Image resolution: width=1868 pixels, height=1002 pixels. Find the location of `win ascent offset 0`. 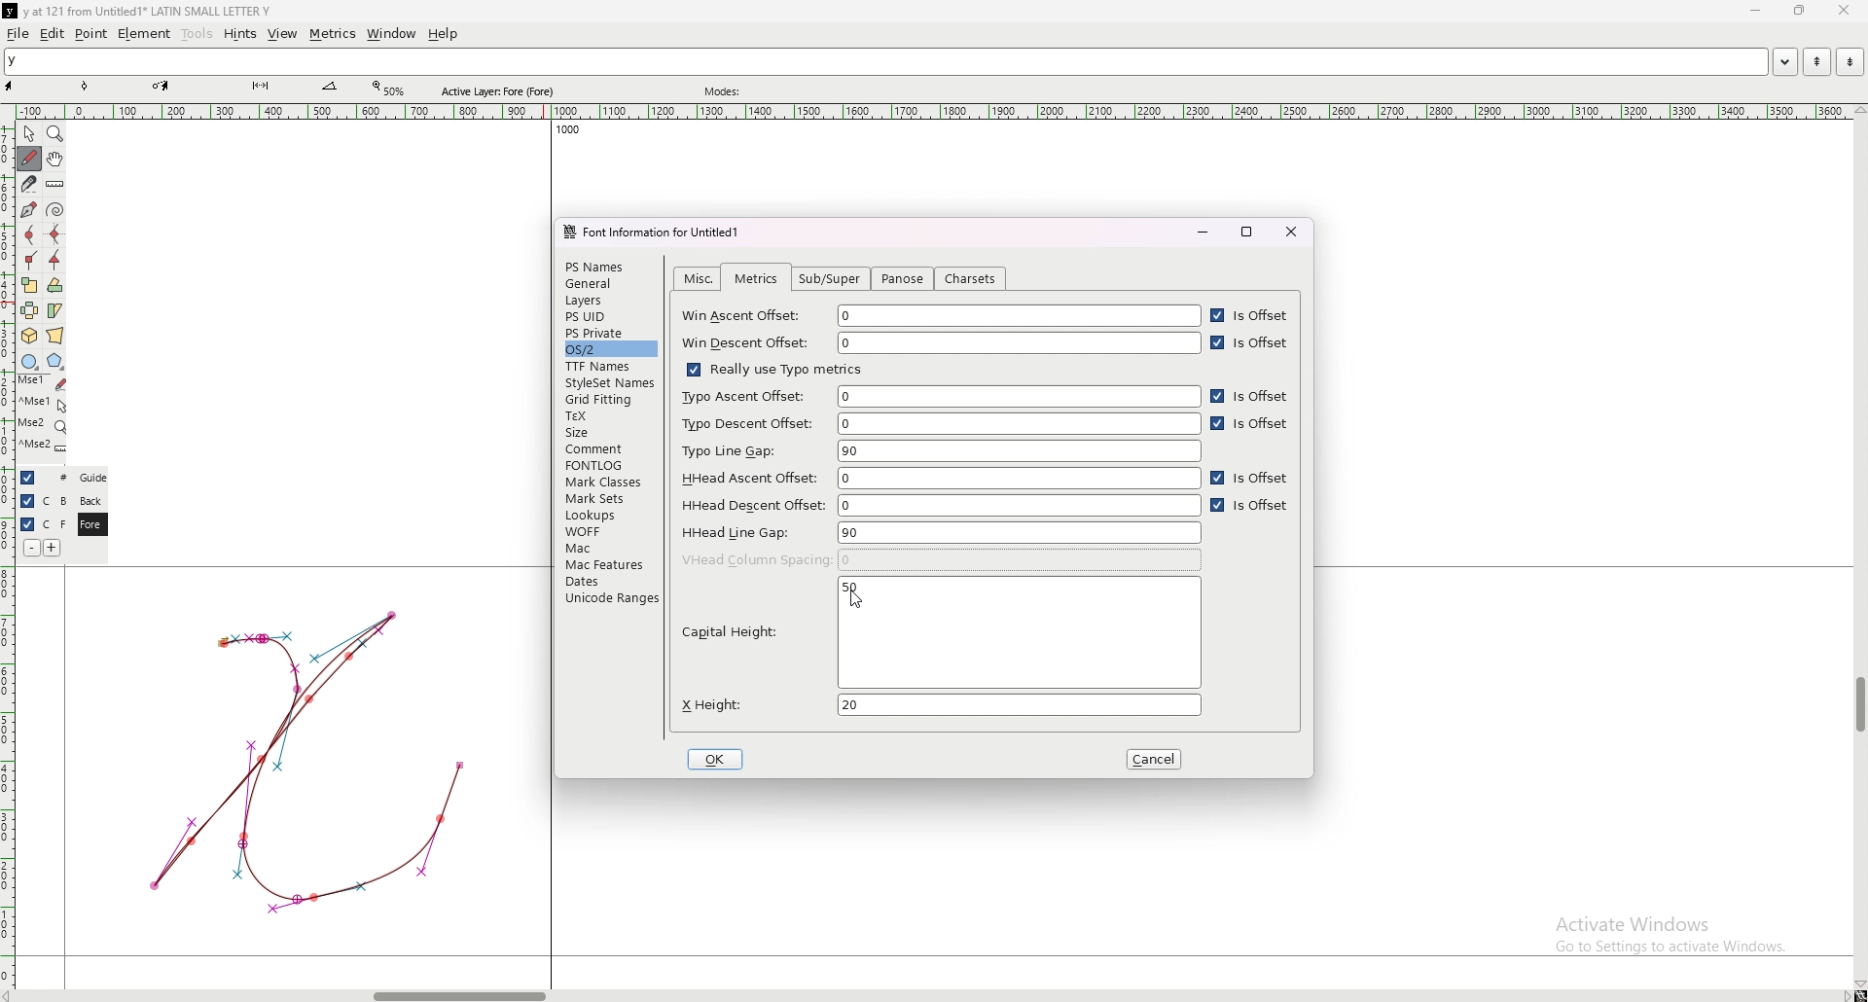

win ascent offset 0 is located at coordinates (942, 316).